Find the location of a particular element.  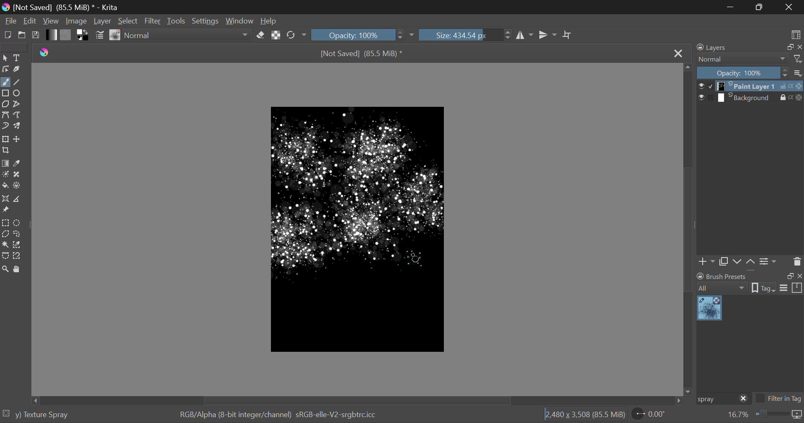

Filter in Tag is located at coordinates (779, 400).